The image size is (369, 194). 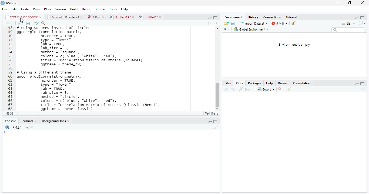 What do you see at coordinates (28, 121) in the screenshot?
I see `Terminal` at bounding box center [28, 121].